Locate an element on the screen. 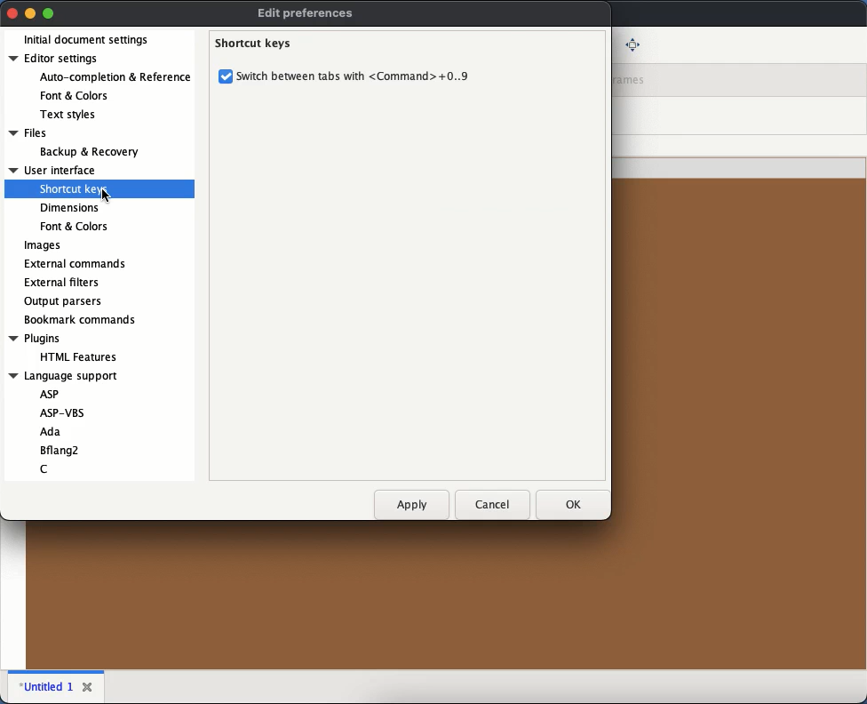 This screenshot has height=704, width=867. switch between tabs with  is located at coordinates (354, 76).